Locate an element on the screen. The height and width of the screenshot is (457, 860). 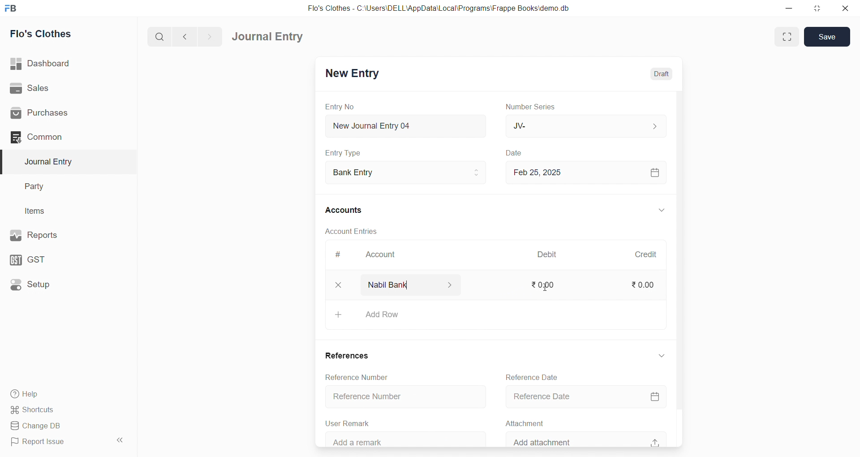
Expand/collapse is located at coordinates (656, 355).